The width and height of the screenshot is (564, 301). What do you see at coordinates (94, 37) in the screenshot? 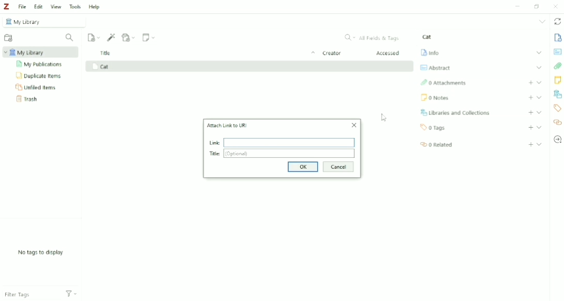
I see `New Item` at bounding box center [94, 37].